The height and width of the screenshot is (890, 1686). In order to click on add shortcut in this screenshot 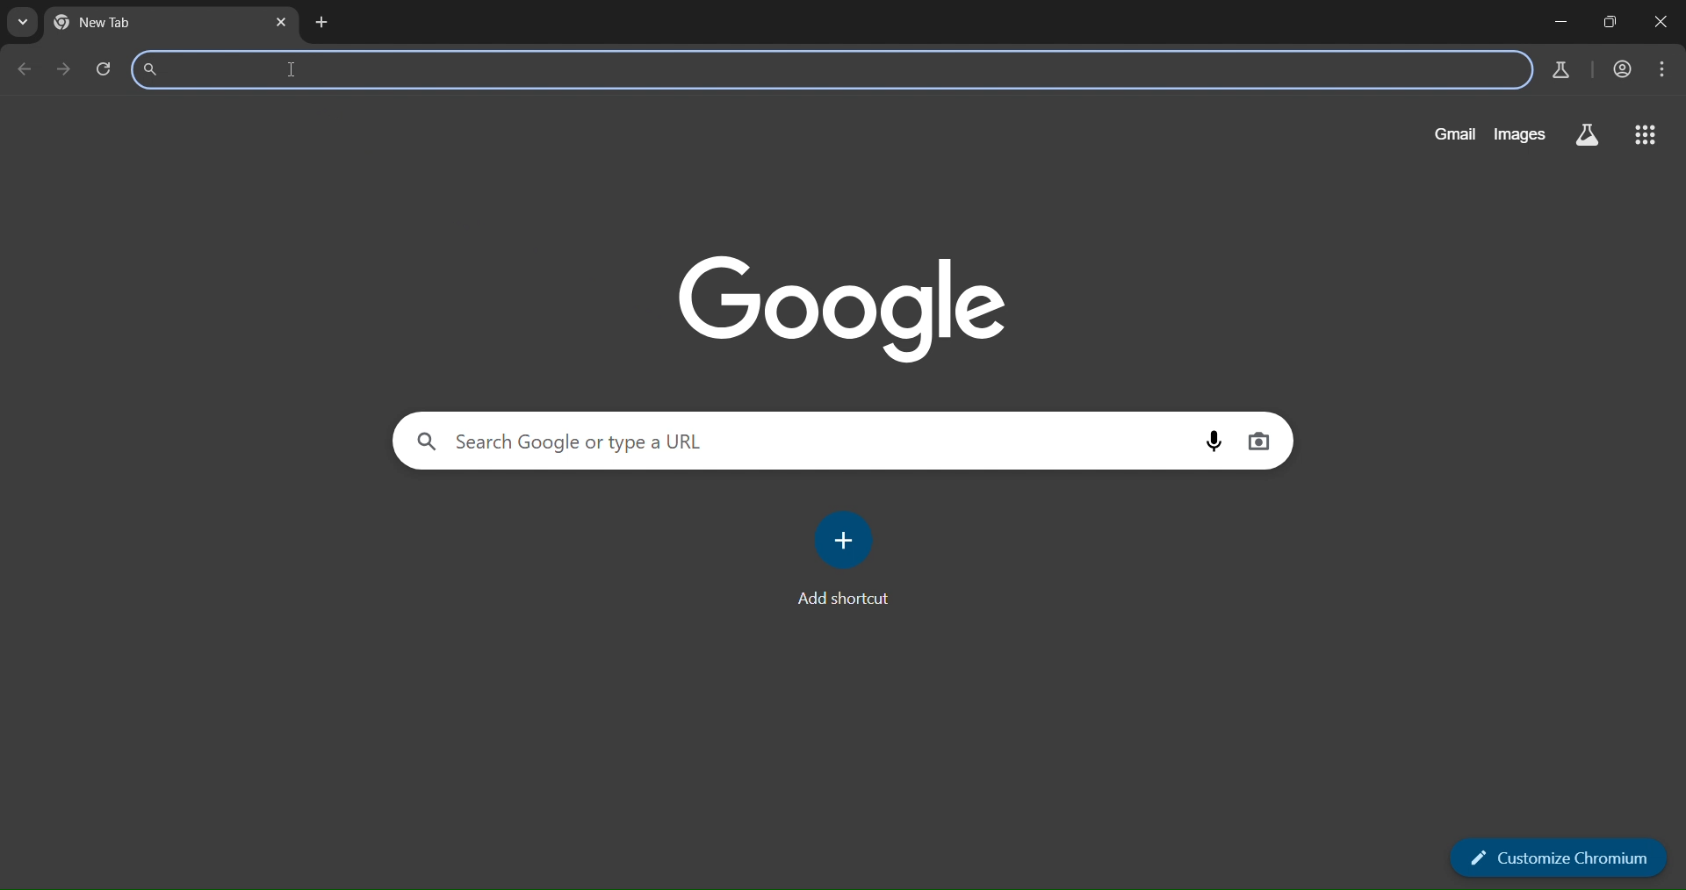, I will do `click(849, 556)`.